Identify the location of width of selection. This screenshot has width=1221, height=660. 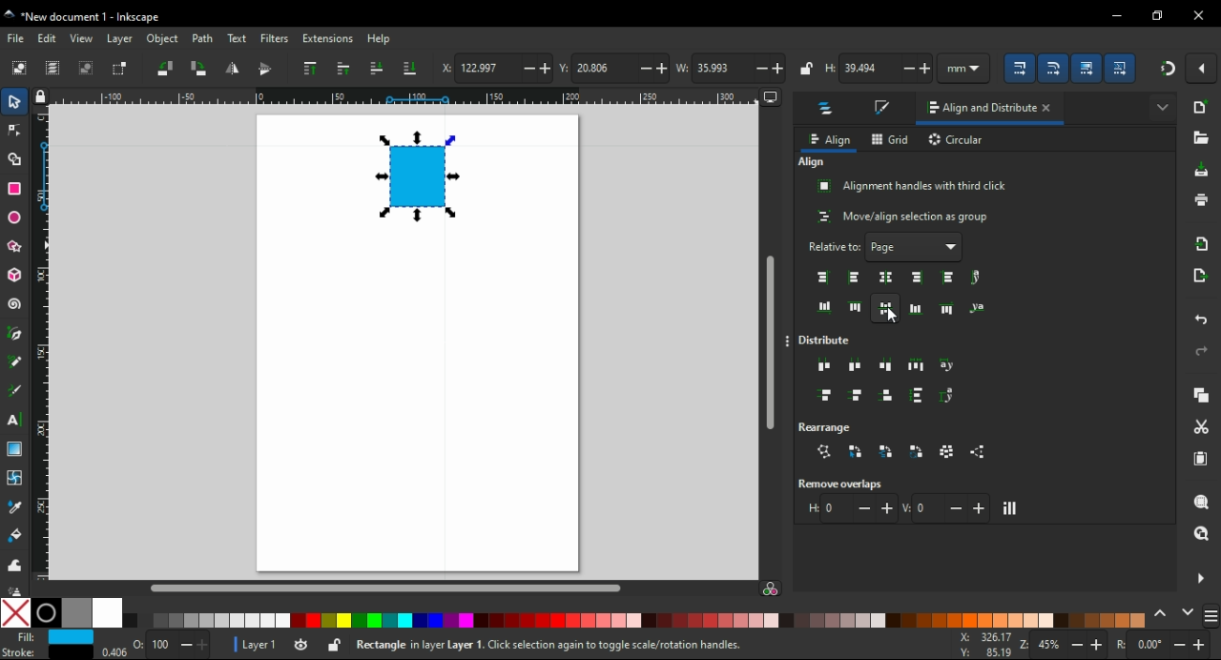
(731, 68).